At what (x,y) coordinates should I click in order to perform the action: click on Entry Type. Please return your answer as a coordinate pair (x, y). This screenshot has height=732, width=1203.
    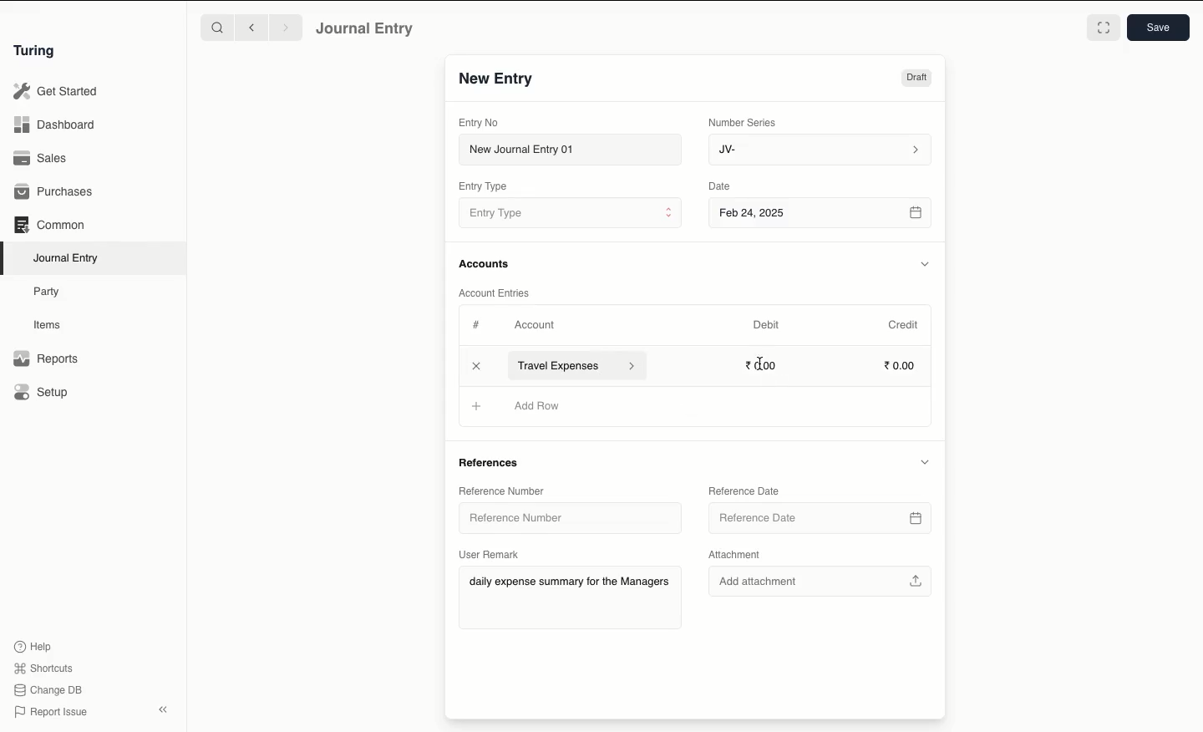
    Looking at the image, I should click on (570, 212).